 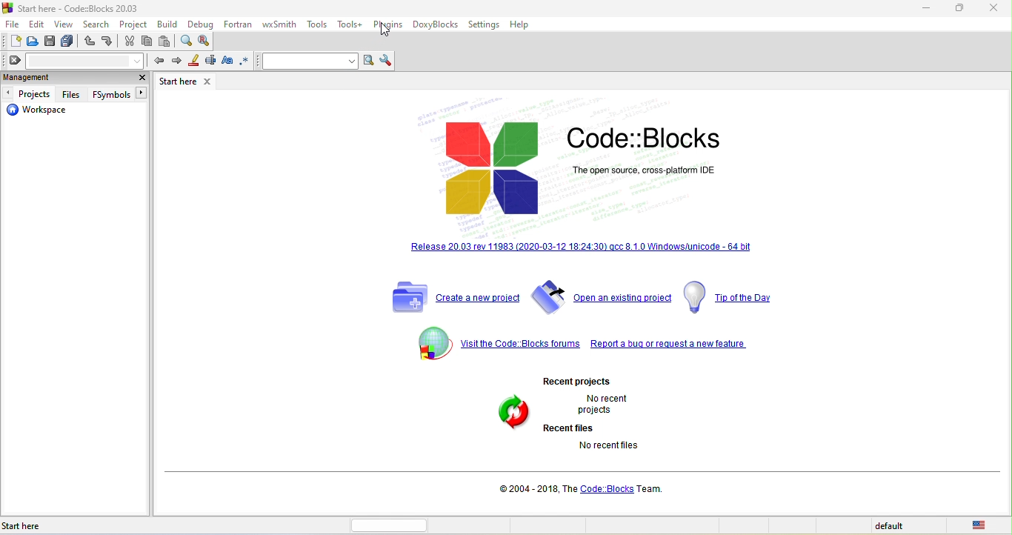 What do you see at coordinates (94, 24) in the screenshot?
I see `search` at bounding box center [94, 24].